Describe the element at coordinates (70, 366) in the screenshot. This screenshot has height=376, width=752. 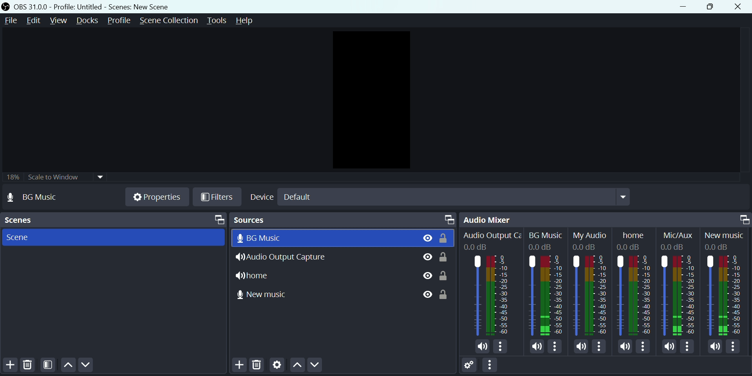
I see `Up` at that location.